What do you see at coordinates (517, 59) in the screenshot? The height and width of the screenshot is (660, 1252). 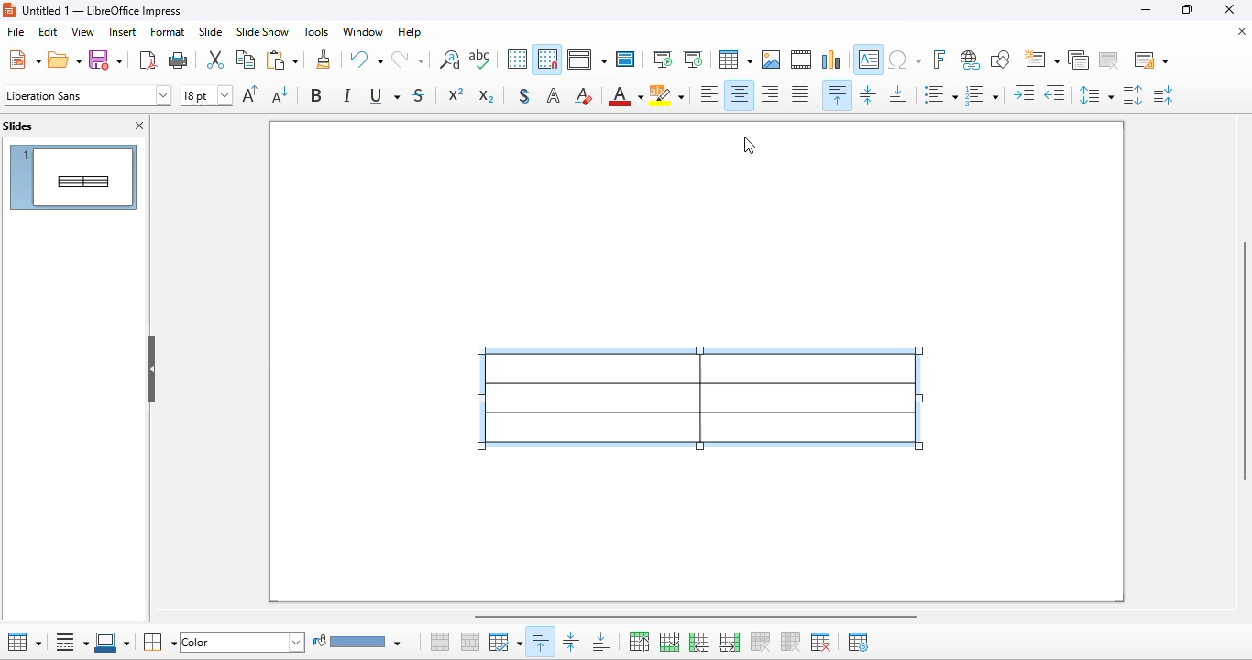 I see `display grid` at bounding box center [517, 59].